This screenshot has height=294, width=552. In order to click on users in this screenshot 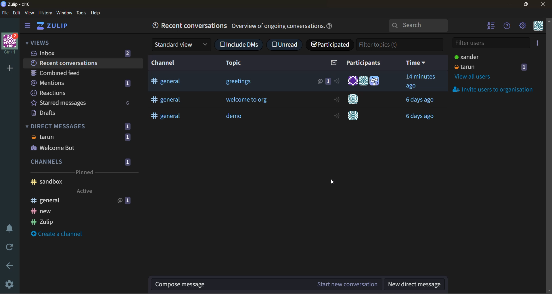, I will do `click(353, 99)`.